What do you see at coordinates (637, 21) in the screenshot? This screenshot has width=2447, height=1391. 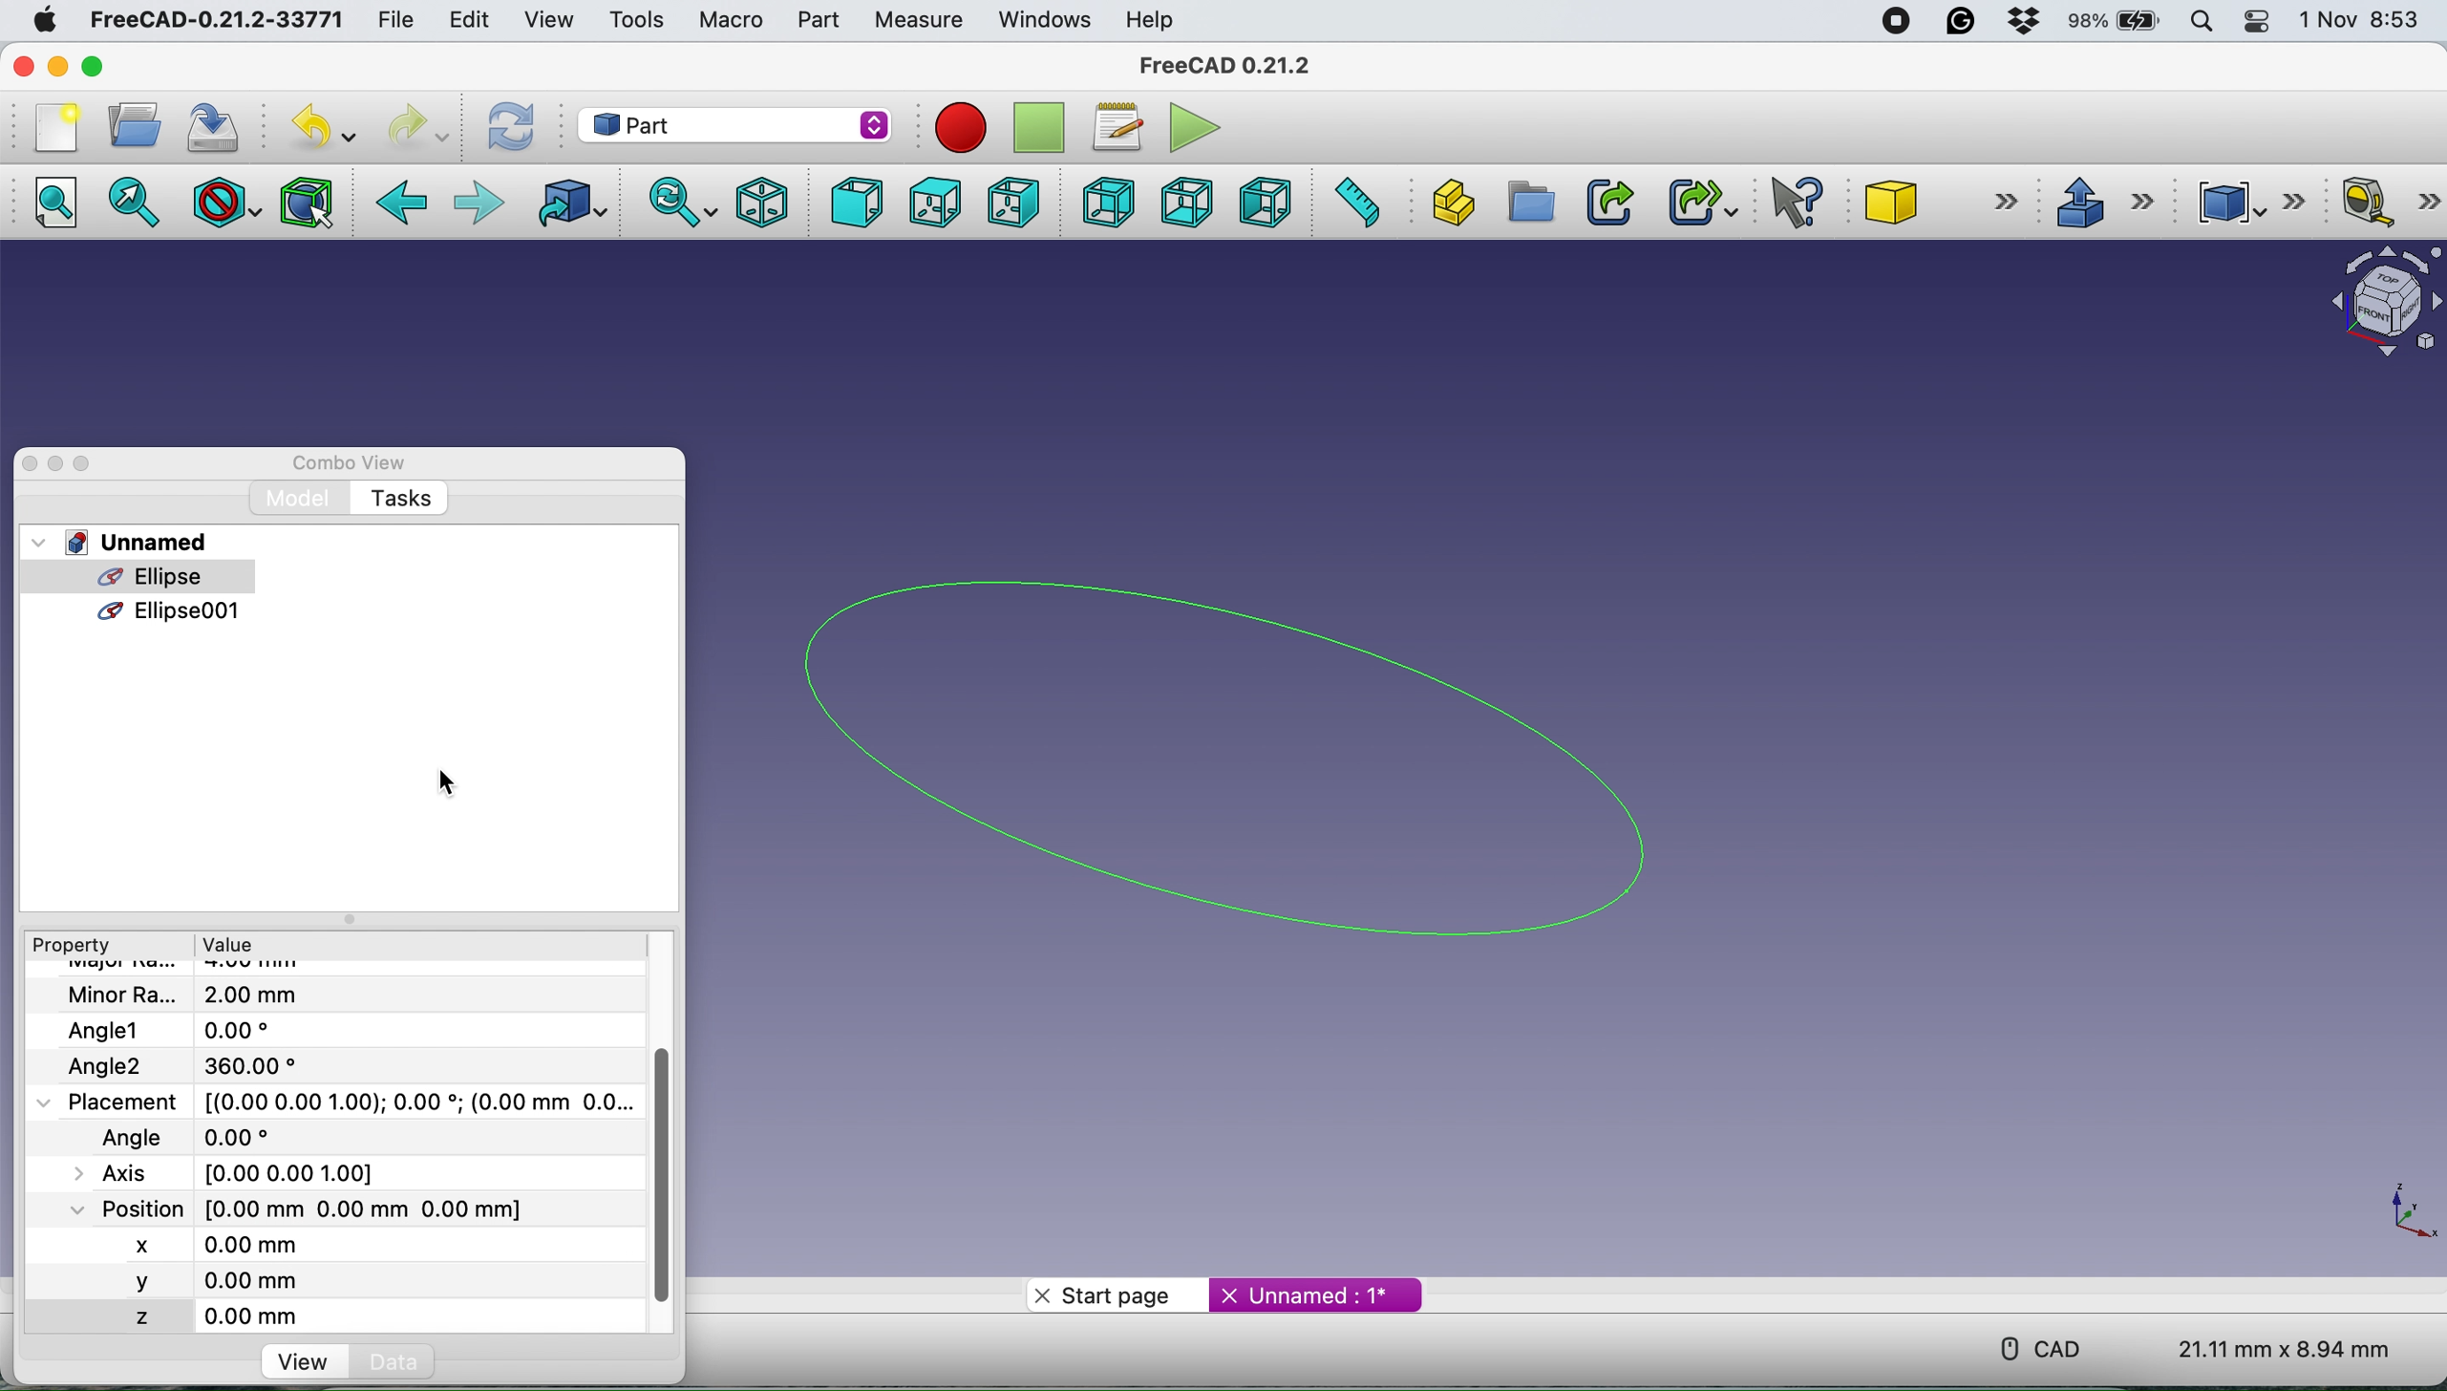 I see `tools` at bounding box center [637, 21].